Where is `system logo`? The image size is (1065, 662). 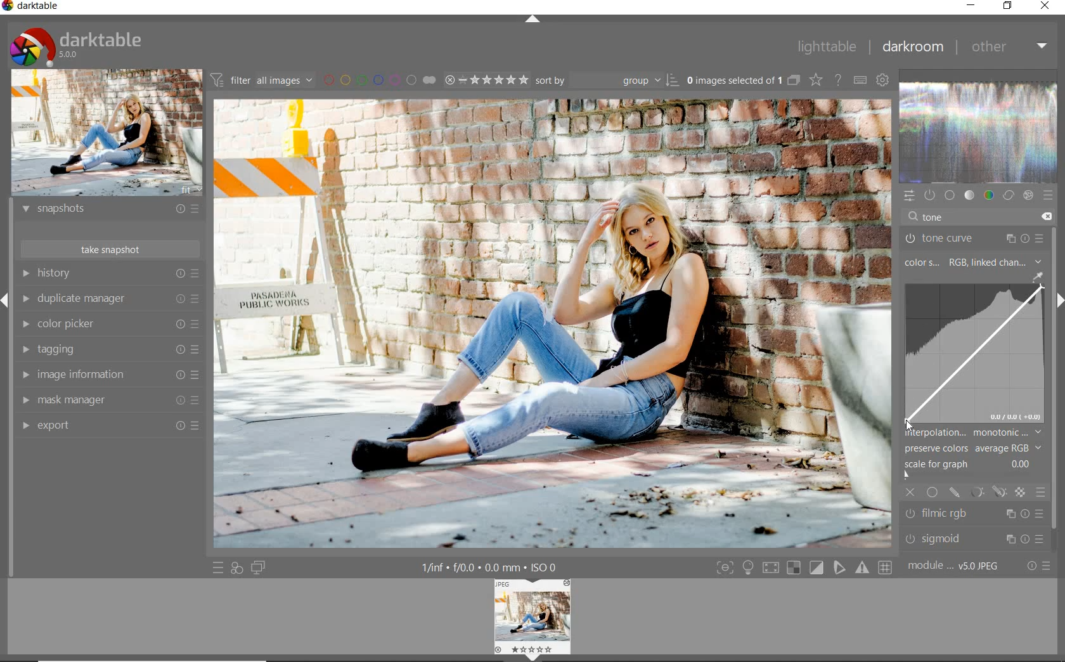 system logo is located at coordinates (77, 46).